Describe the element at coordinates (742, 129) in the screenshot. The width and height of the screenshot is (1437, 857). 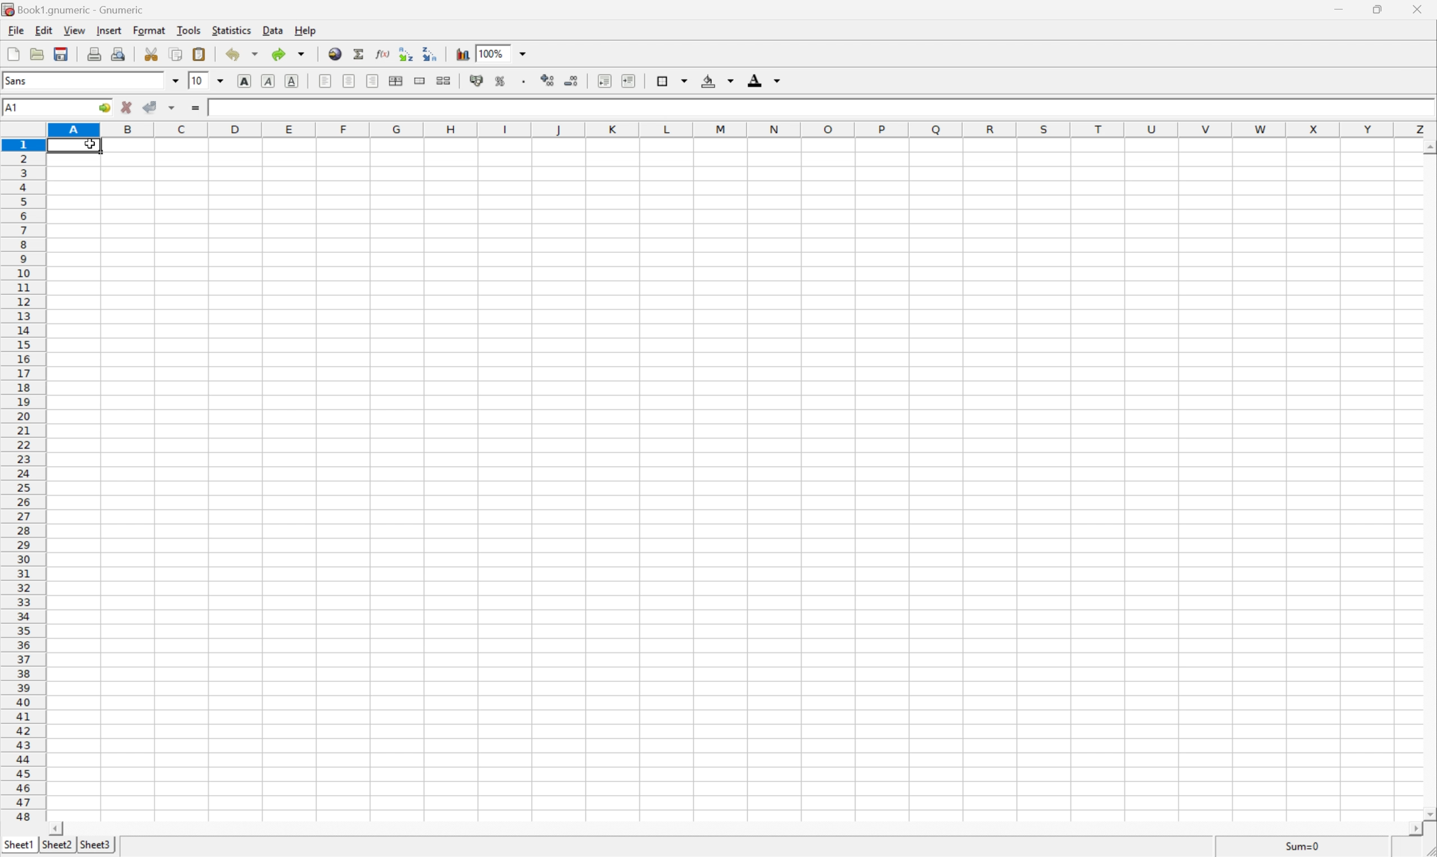
I see `column numbers` at that location.